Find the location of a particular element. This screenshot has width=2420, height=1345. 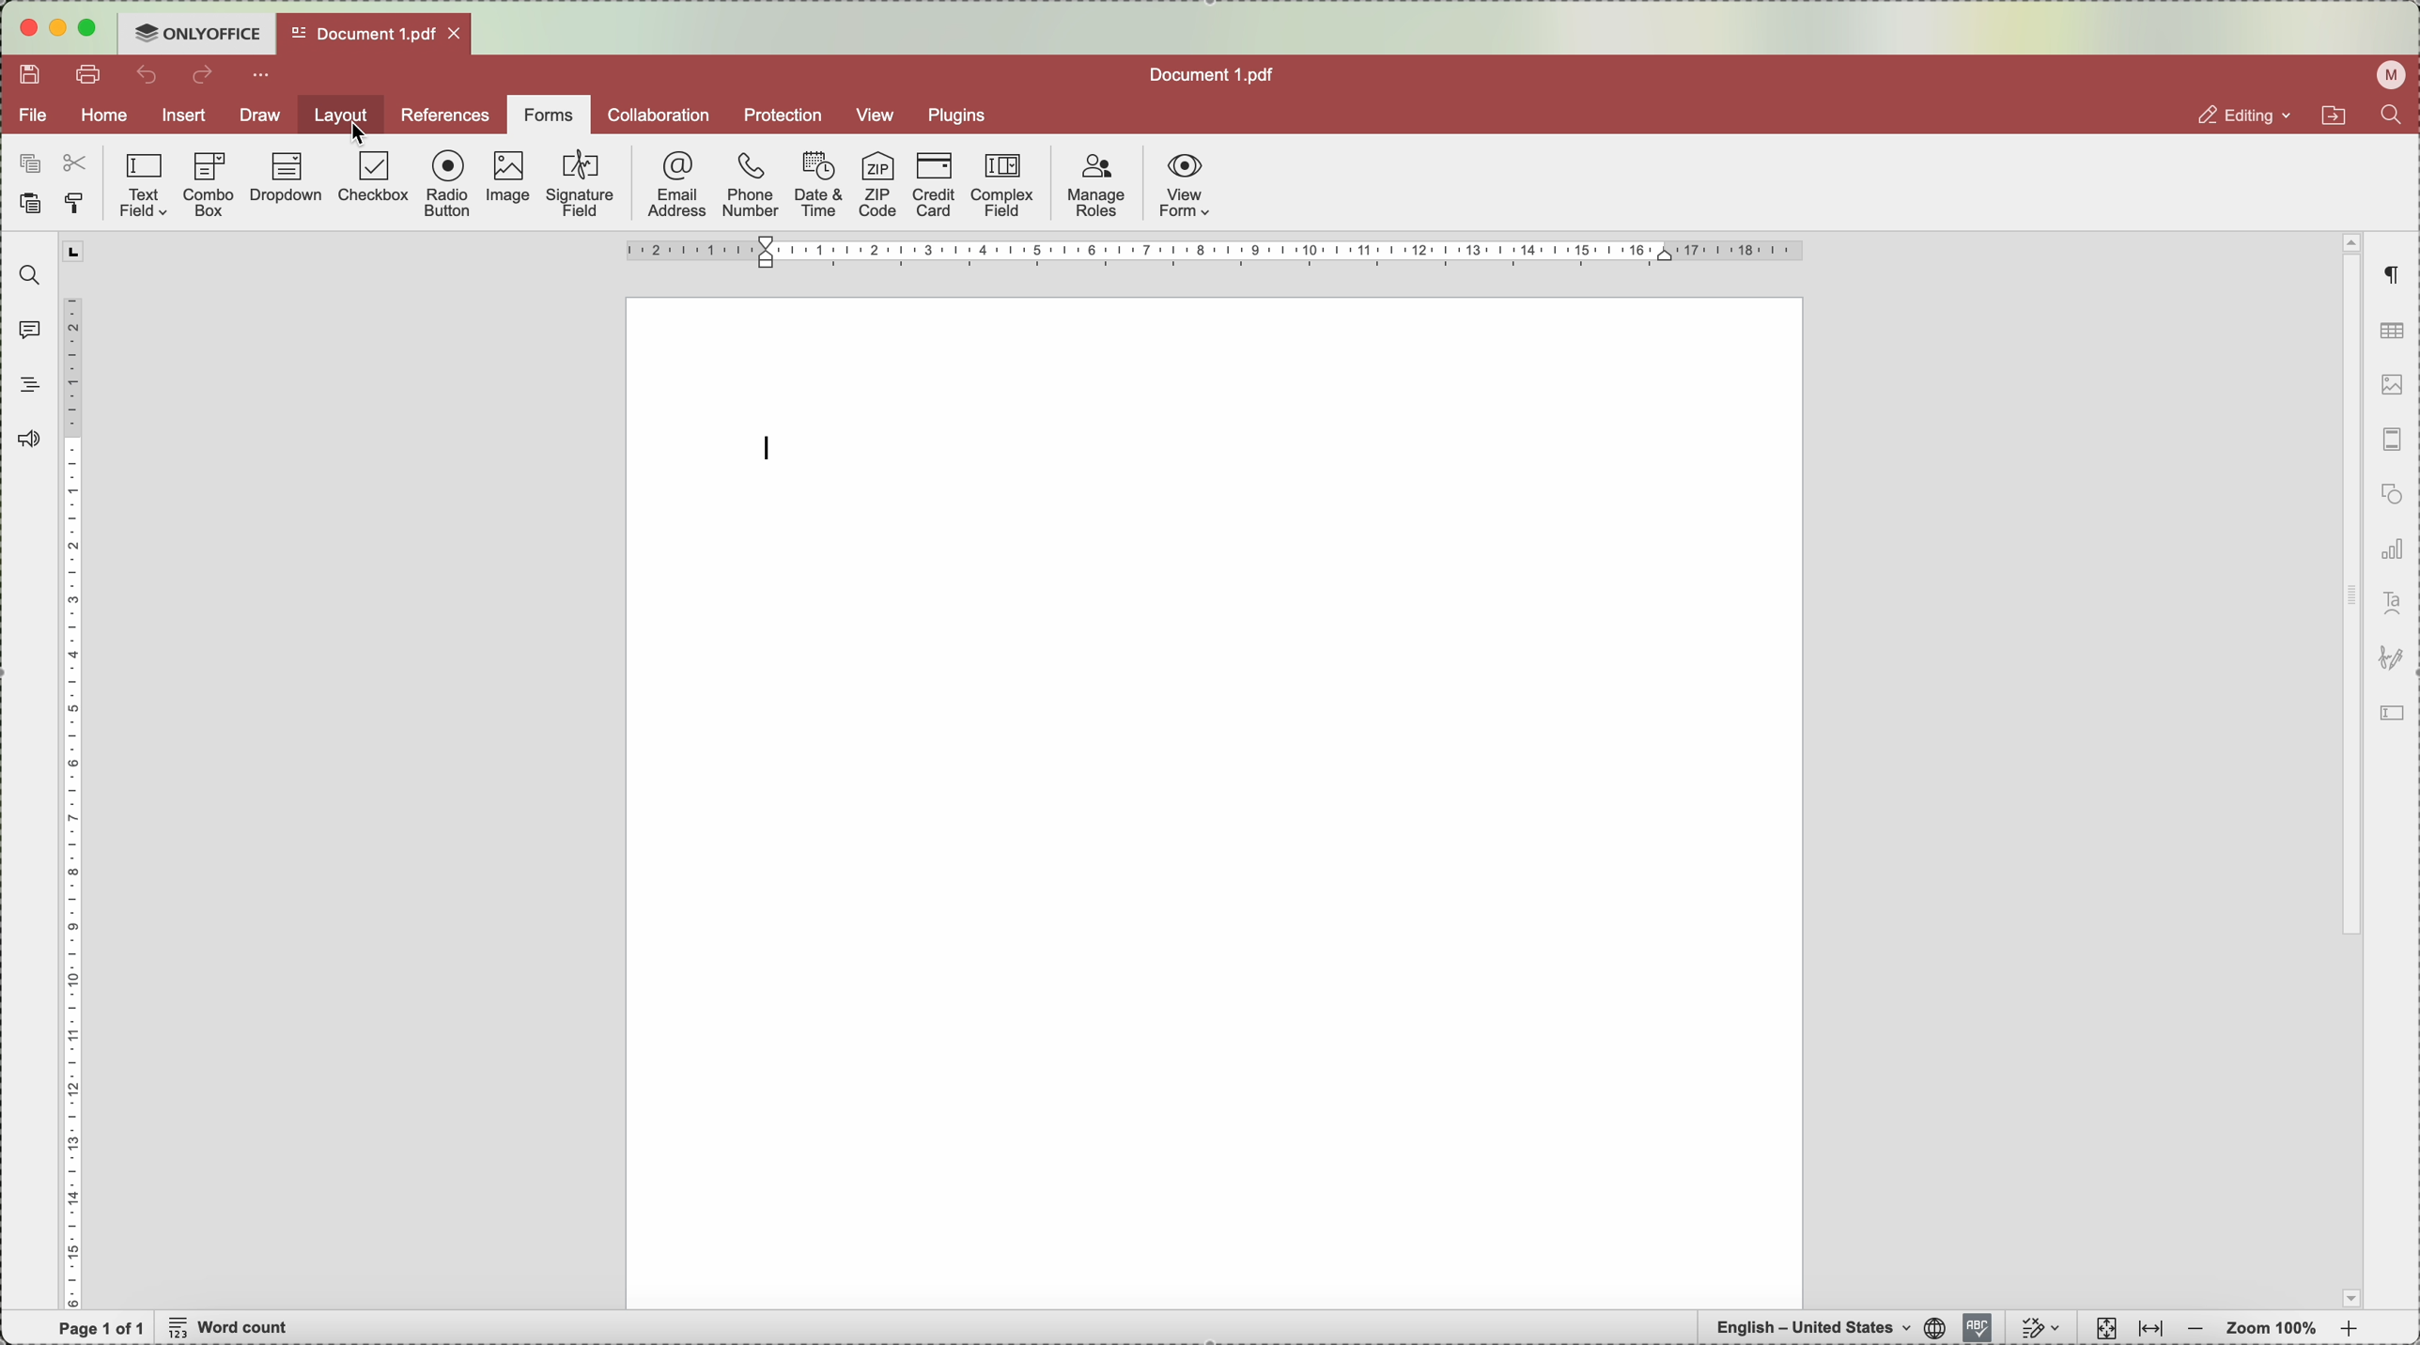

view form is located at coordinates (1182, 189).